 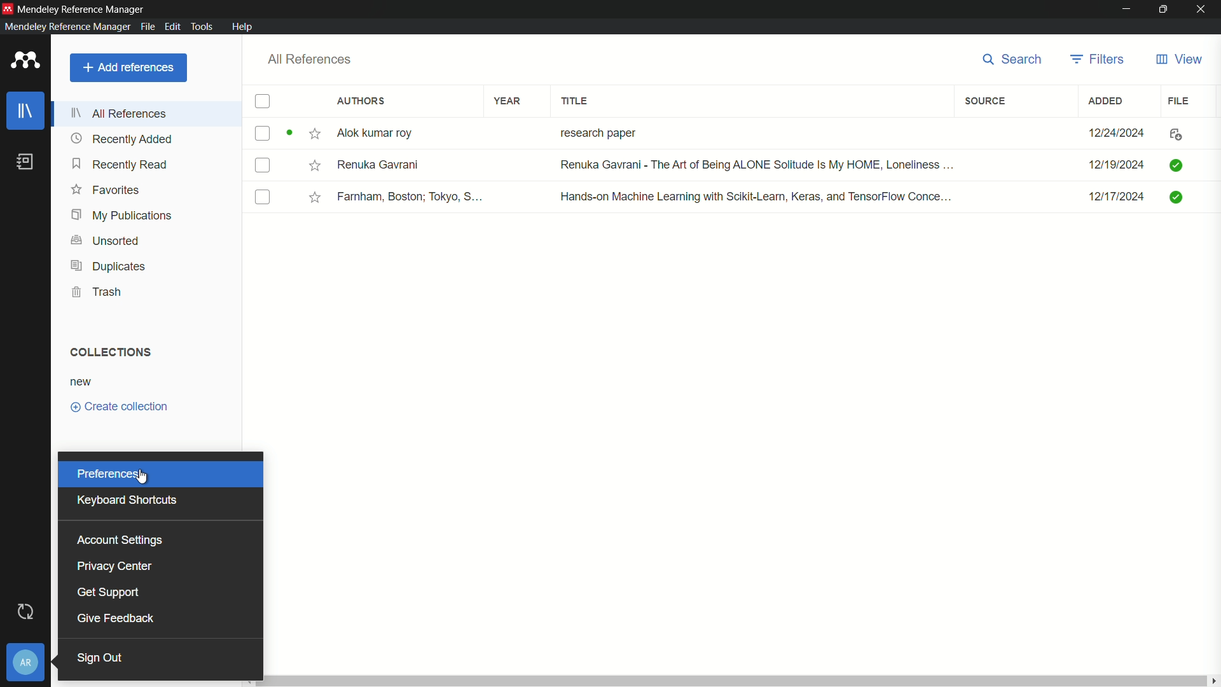 What do you see at coordinates (107, 267) in the screenshot?
I see `duplicates` at bounding box center [107, 267].